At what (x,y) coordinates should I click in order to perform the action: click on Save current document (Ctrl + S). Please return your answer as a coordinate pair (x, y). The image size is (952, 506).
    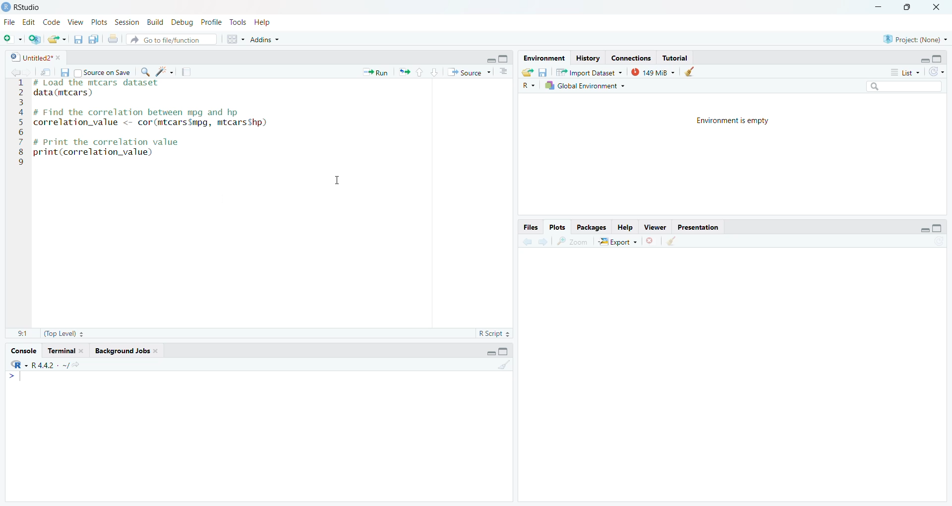
    Looking at the image, I should click on (77, 39).